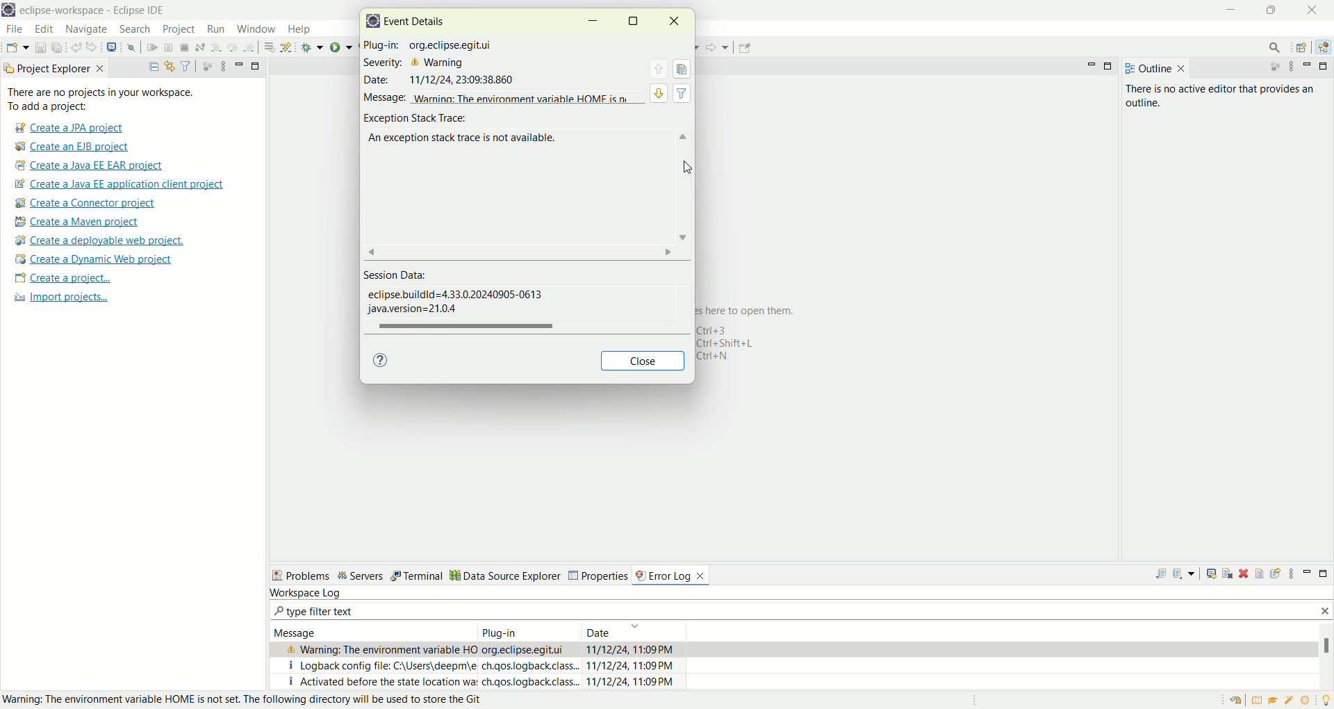 Image resolution: width=1334 pixels, height=709 pixels. Describe the element at coordinates (231, 48) in the screenshot. I see `step over` at that location.